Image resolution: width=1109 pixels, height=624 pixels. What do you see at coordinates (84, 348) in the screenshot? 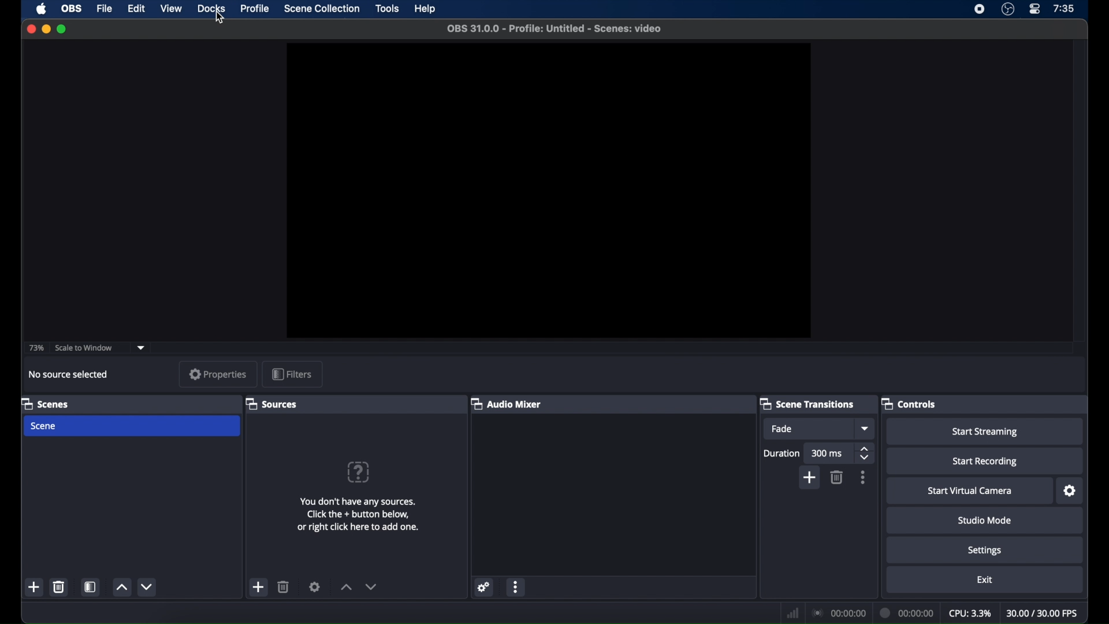
I see `scale to window` at bounding box center [84, 348].